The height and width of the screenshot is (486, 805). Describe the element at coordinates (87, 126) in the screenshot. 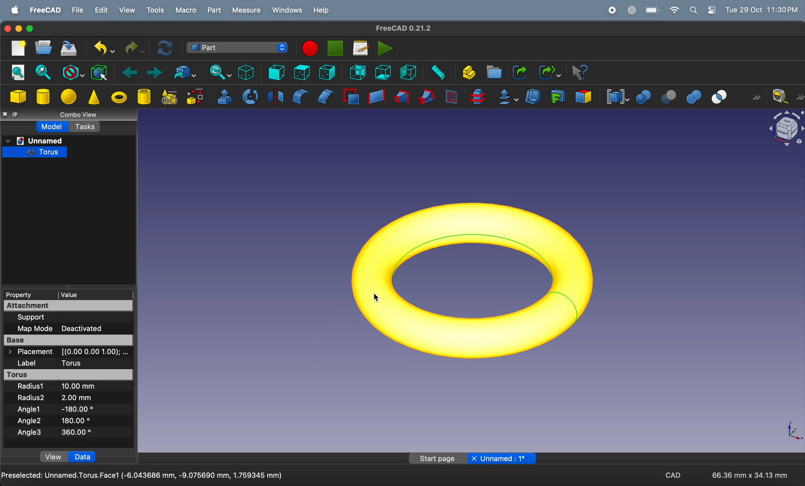

I see `tasks` at that location.